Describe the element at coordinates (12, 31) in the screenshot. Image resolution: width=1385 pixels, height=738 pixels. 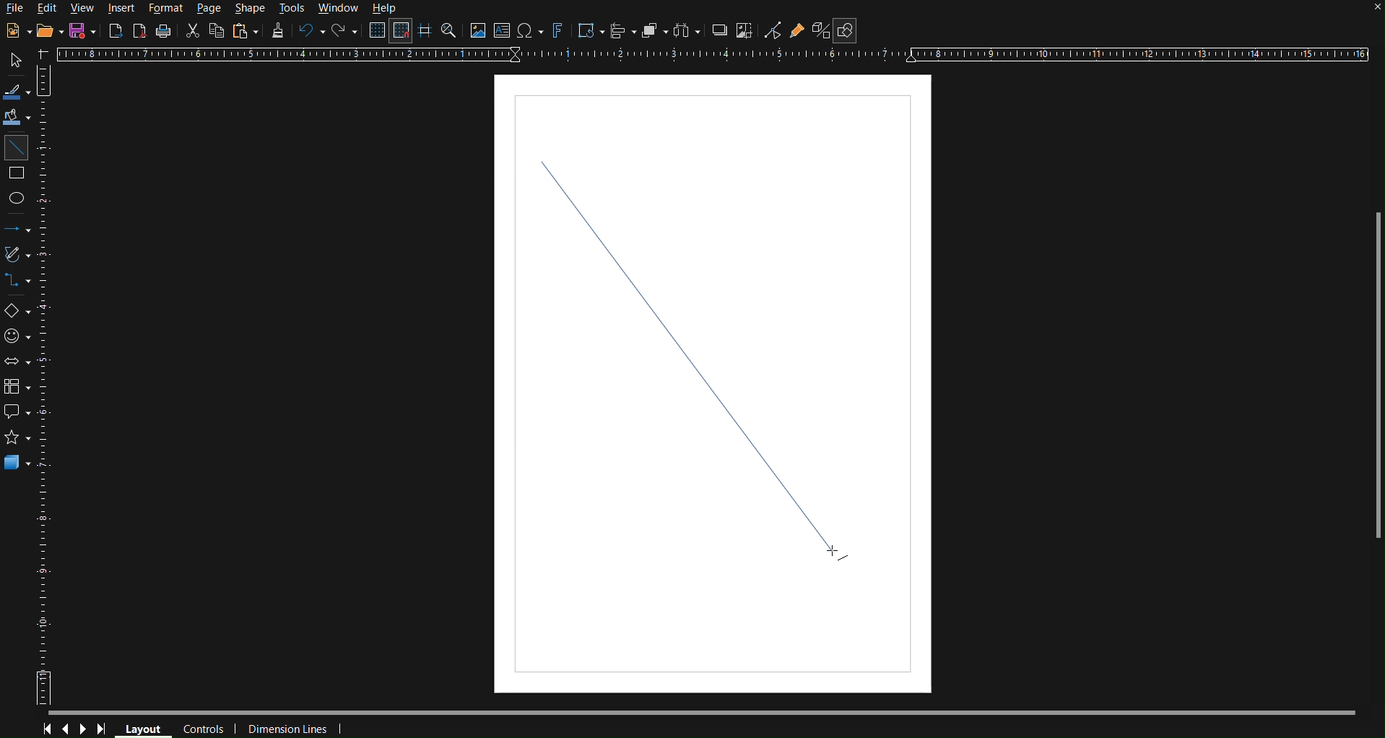
I see `` at that location.